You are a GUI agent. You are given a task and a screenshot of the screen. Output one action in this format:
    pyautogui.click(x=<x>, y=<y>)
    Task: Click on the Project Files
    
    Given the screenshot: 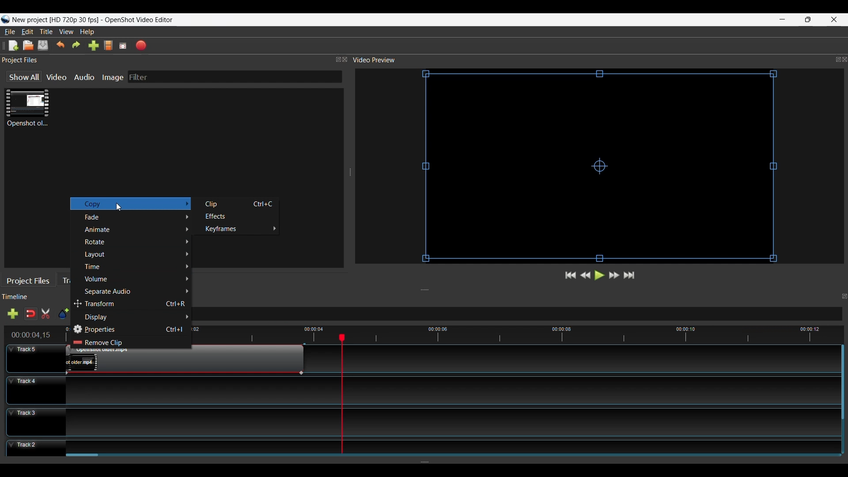 What is the action you would take?
    pyautogui.click(x=30, y=280)
    